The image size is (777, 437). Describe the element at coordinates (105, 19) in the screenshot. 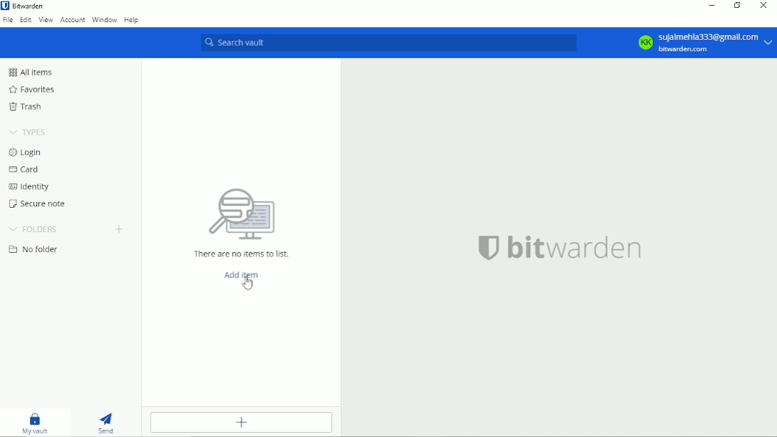

I see `Window` at that location.